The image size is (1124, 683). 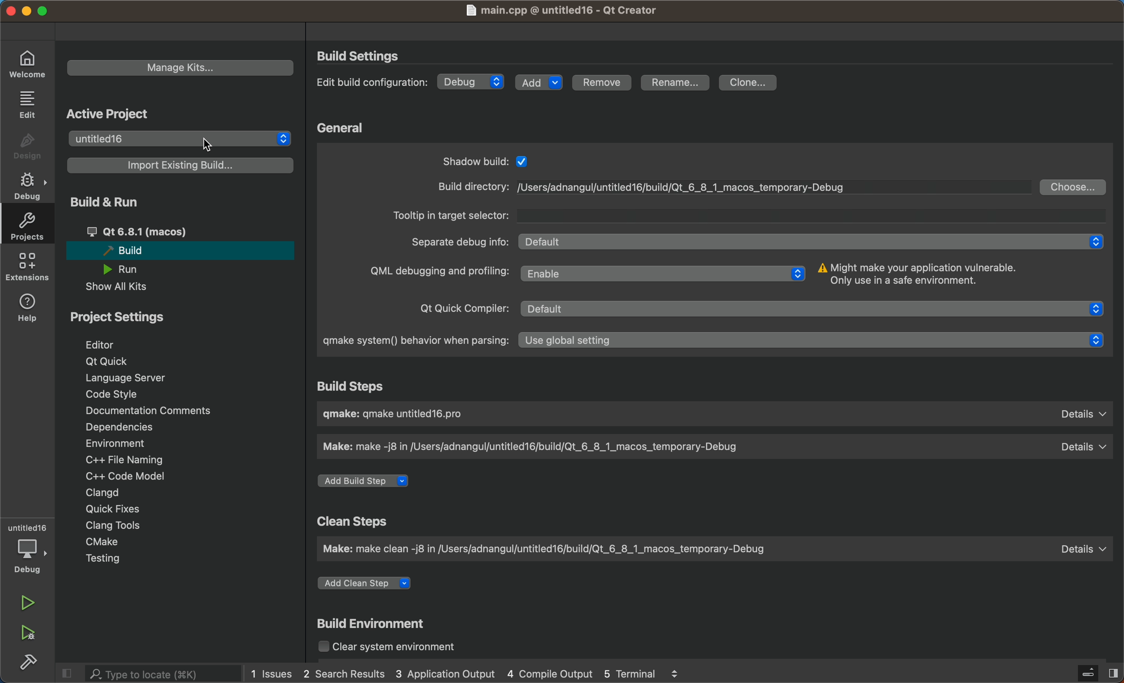 I want to click on main .cpp, so click(x=562, y=10).